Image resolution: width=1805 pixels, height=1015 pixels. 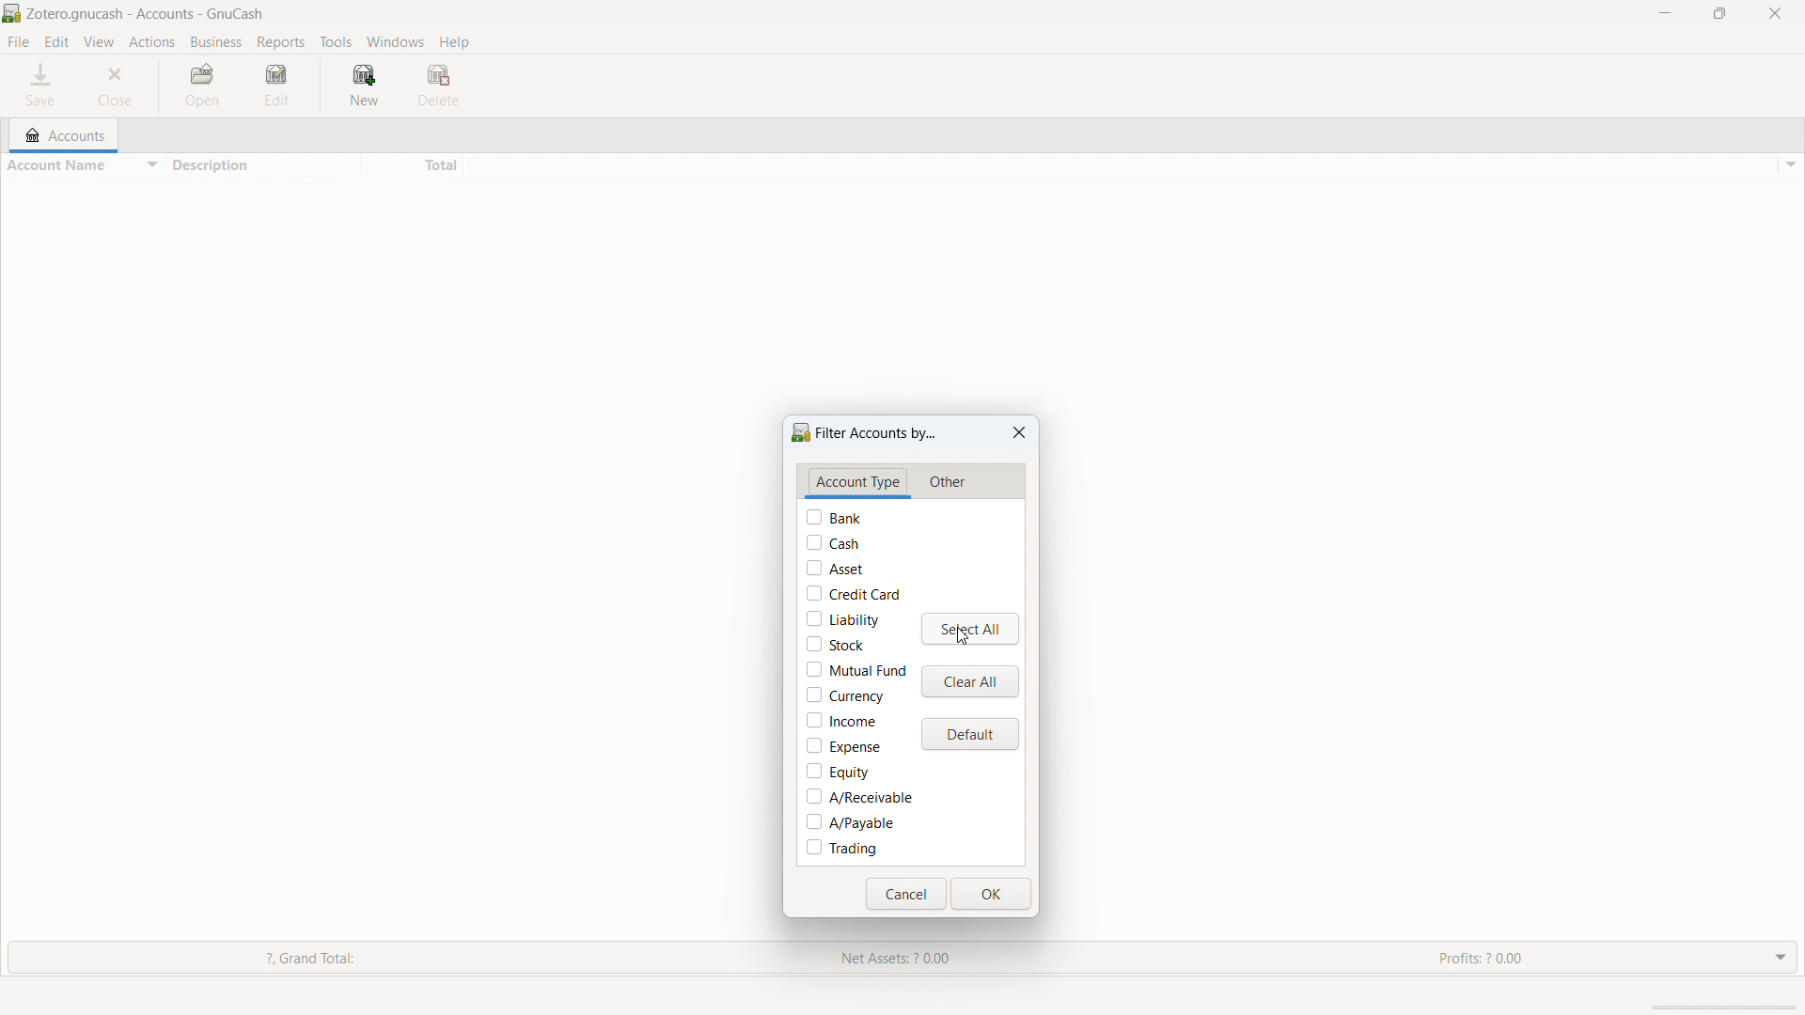 What do you see at coordinates (206, 86) in the screenshot?
I see `open` at bounding box center [206, 86].